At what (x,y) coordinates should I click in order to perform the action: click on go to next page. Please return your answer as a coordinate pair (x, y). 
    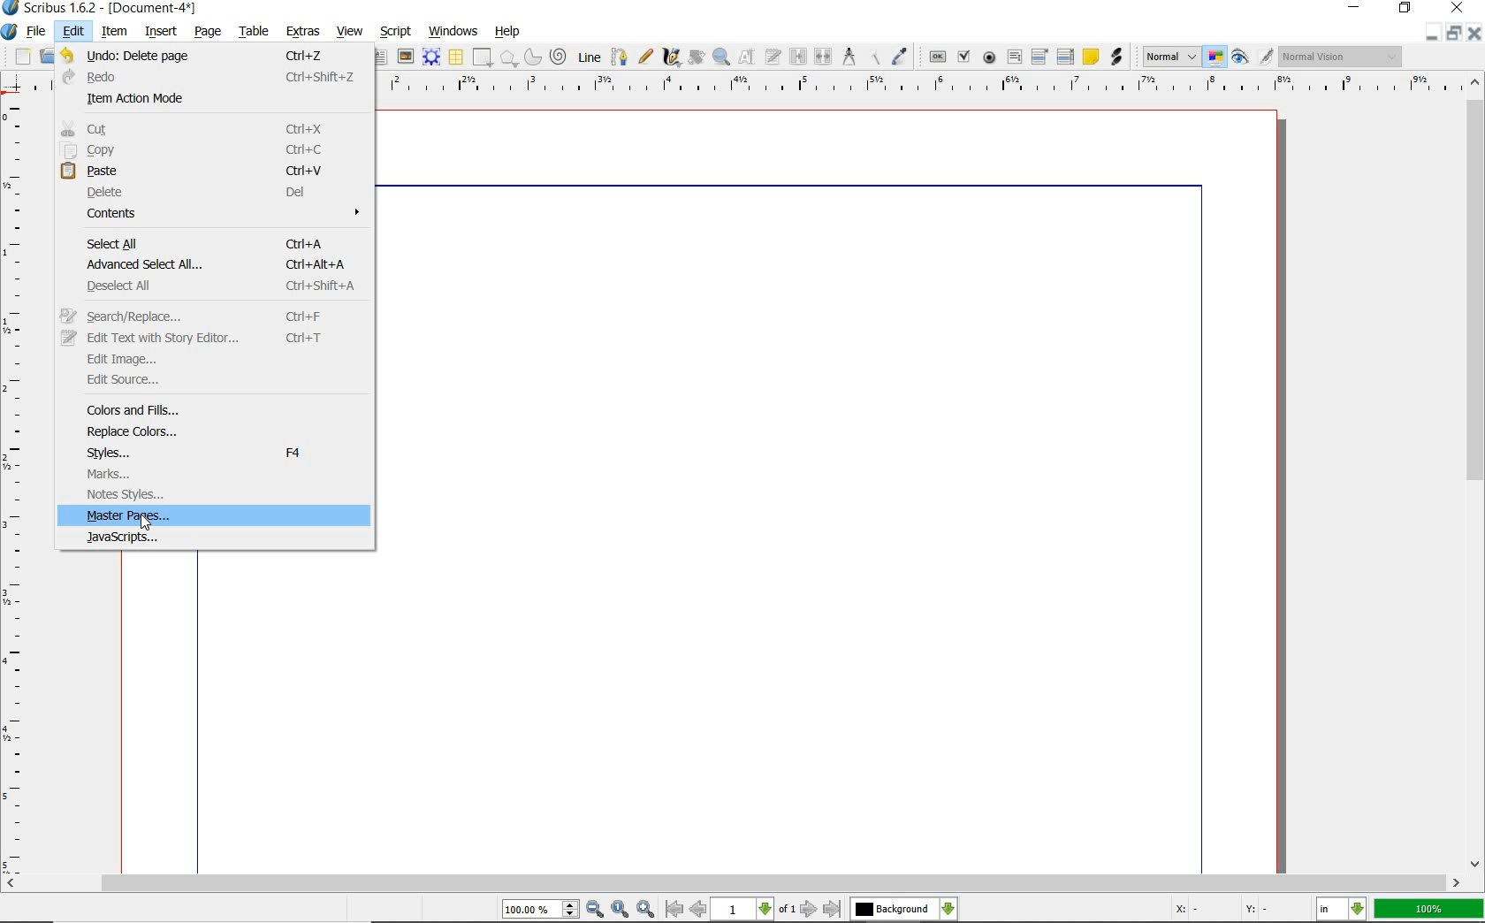
    Looking at the image, I should click on (811, 909).